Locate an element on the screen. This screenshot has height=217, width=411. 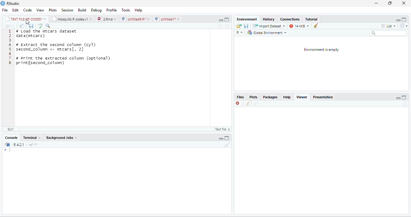
Terminal is located at coordinates (29, 138).